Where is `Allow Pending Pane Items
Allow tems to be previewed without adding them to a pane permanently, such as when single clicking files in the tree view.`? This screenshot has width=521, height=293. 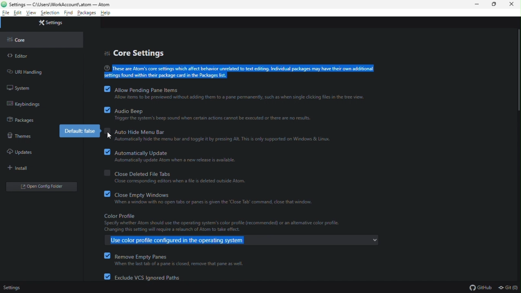 Allow Pending Pane Items
Allow tems to be previewed without adding them to a pane permanently, such as when single clicking files in the tree view. is located at coordinates (254, 93).